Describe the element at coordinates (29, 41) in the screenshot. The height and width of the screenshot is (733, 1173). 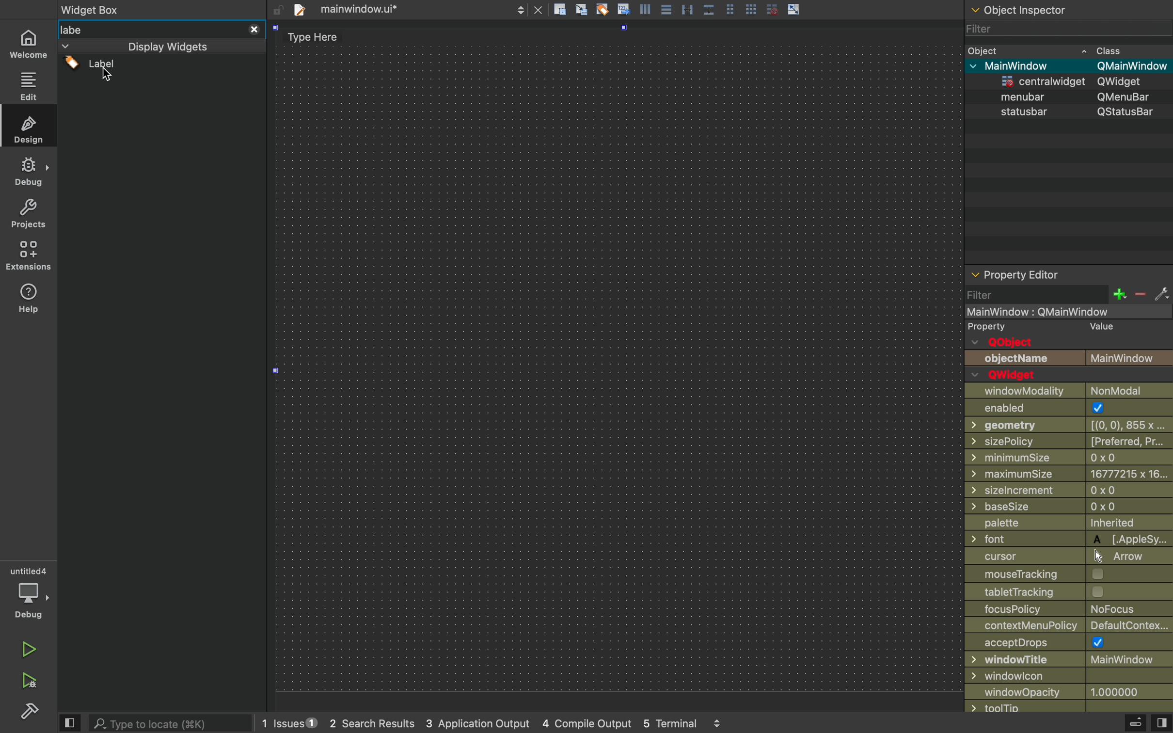
I see `home` at that location.